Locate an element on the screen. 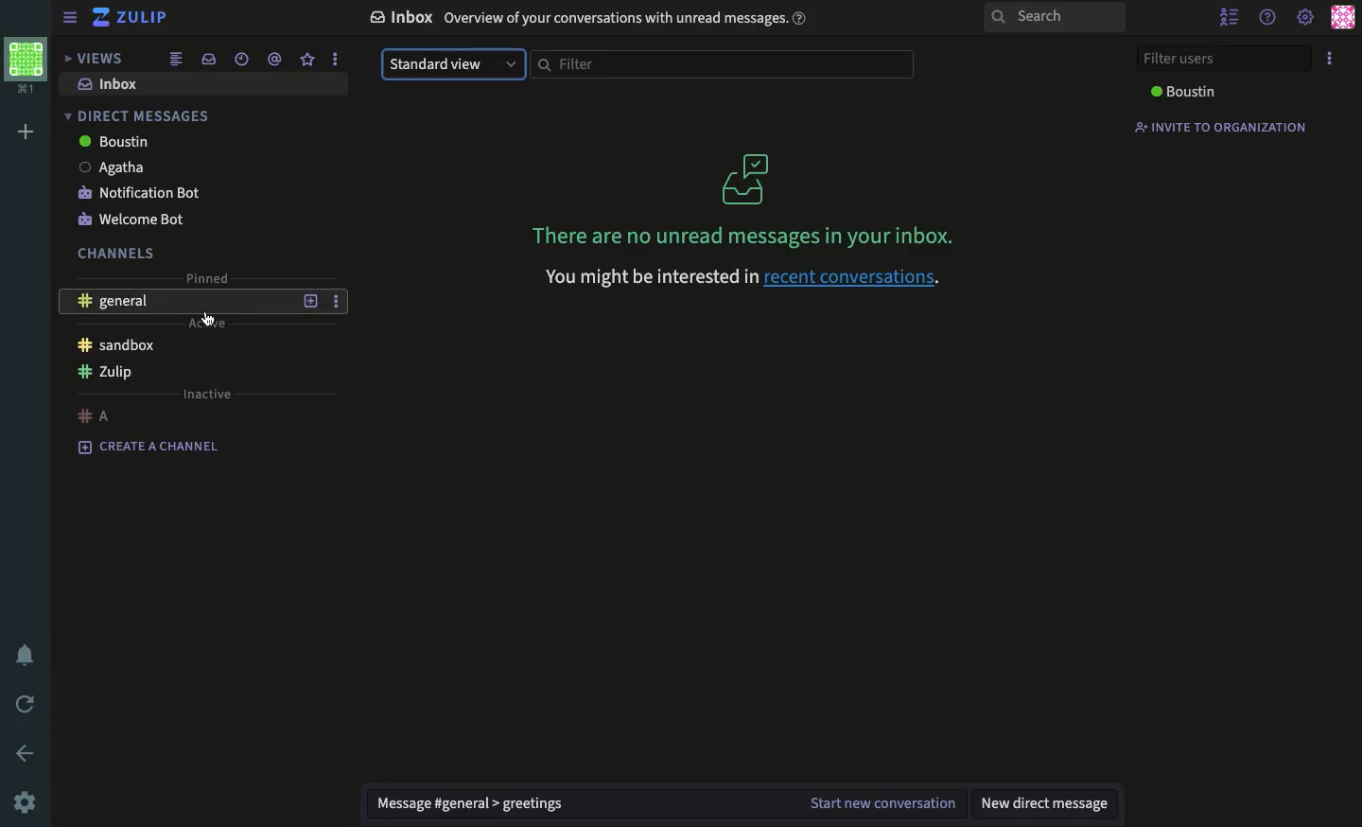 This screenshot has width=1362, height=827. inbox is located at coordinates (207, 60).